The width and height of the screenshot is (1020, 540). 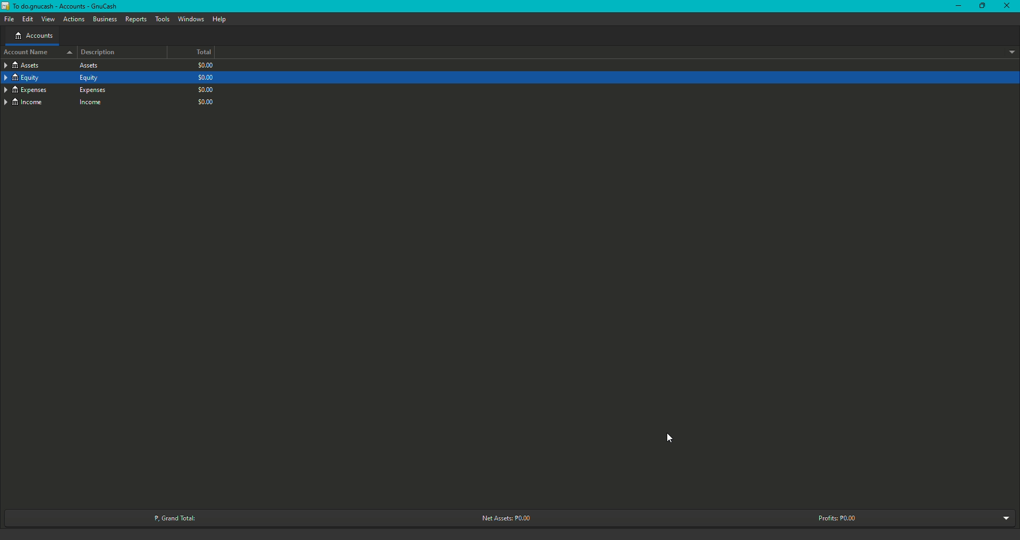 I want to click on Actions, so click(x=73, y=20).